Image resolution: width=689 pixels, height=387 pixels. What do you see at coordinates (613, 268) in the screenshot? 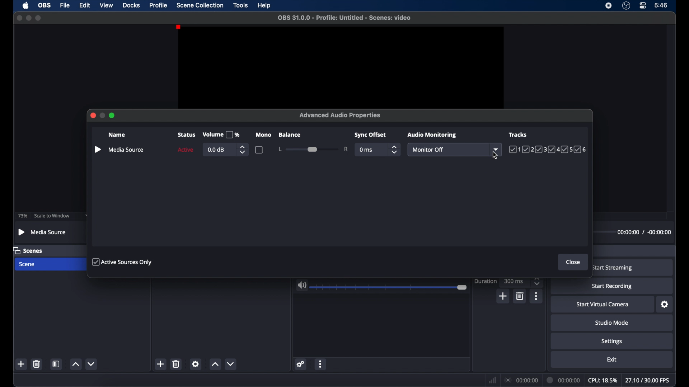
I see `start streaming` at bounding box center [613, 268].